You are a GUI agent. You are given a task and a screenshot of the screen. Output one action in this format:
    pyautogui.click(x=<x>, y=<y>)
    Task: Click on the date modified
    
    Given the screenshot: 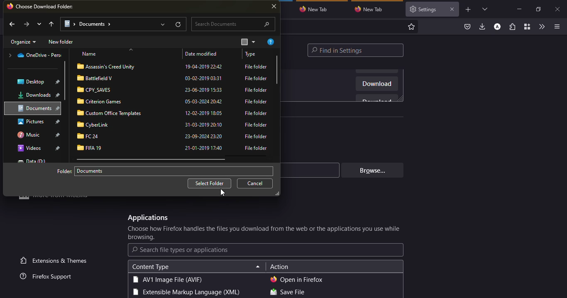 What is the action you would take?
    pyautogui.click(x=204, y=100)
    